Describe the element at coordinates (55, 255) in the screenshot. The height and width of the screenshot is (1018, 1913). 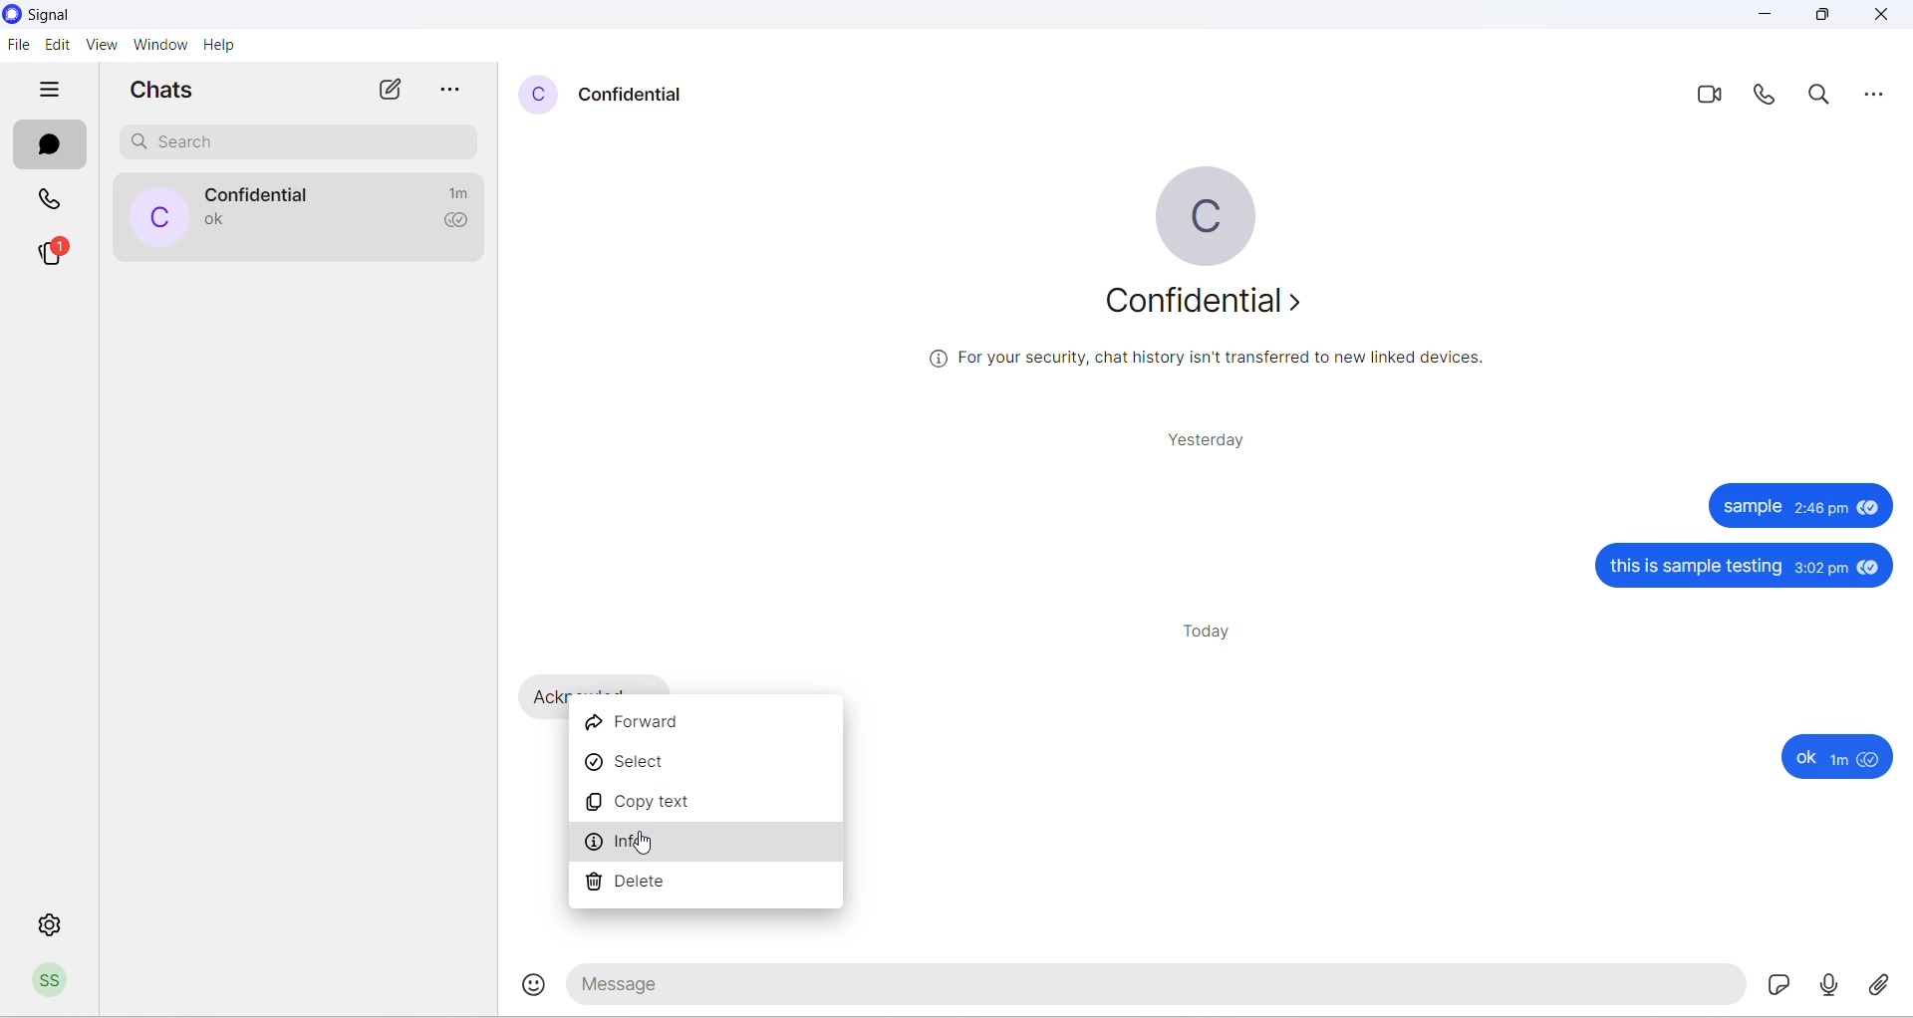
I see `stories` at that location.